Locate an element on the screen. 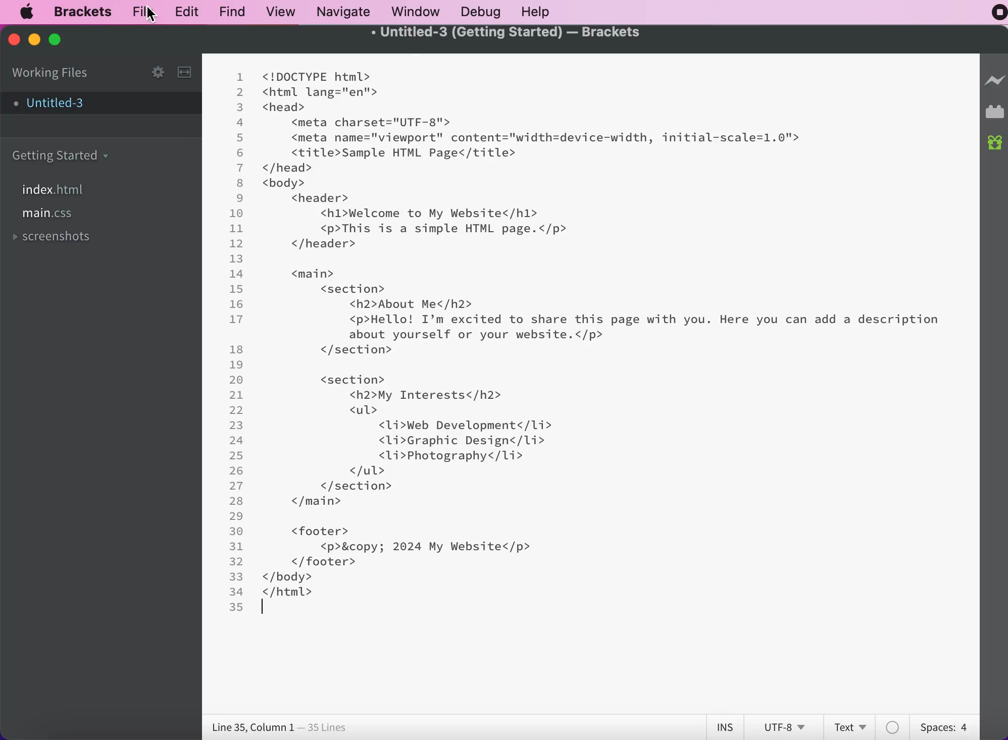 This screenshot has height=740, width=1008. getting started carpet is located at coordinates (64, 157).